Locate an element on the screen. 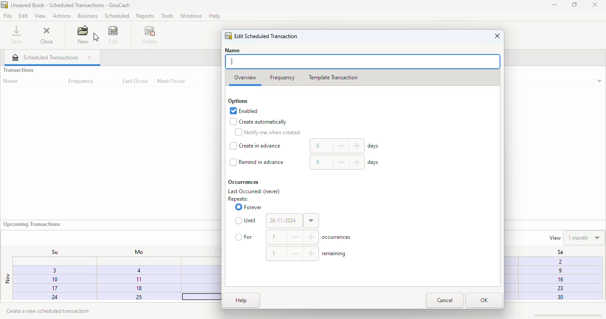  repeats:  is located at coordinates (238, 199).